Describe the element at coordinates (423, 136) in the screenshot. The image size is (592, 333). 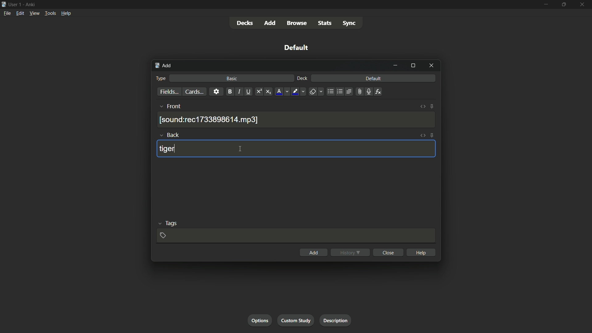
I see `toggle html editor` at that location.